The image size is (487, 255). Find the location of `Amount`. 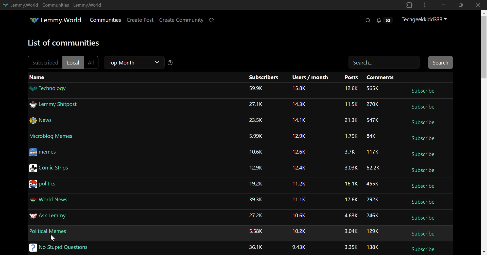

Amount is located at coordinates (350, 152).